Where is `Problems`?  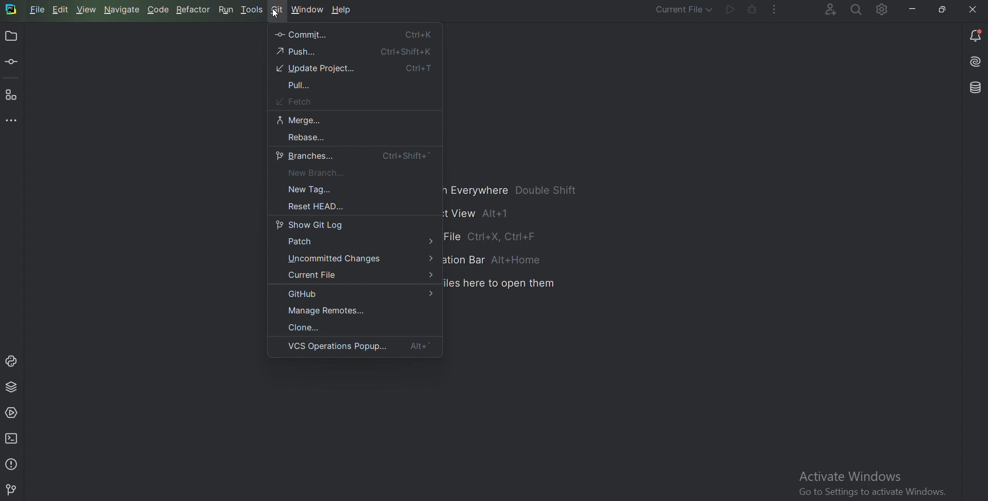
Problems is located at coordinates (12, 463).